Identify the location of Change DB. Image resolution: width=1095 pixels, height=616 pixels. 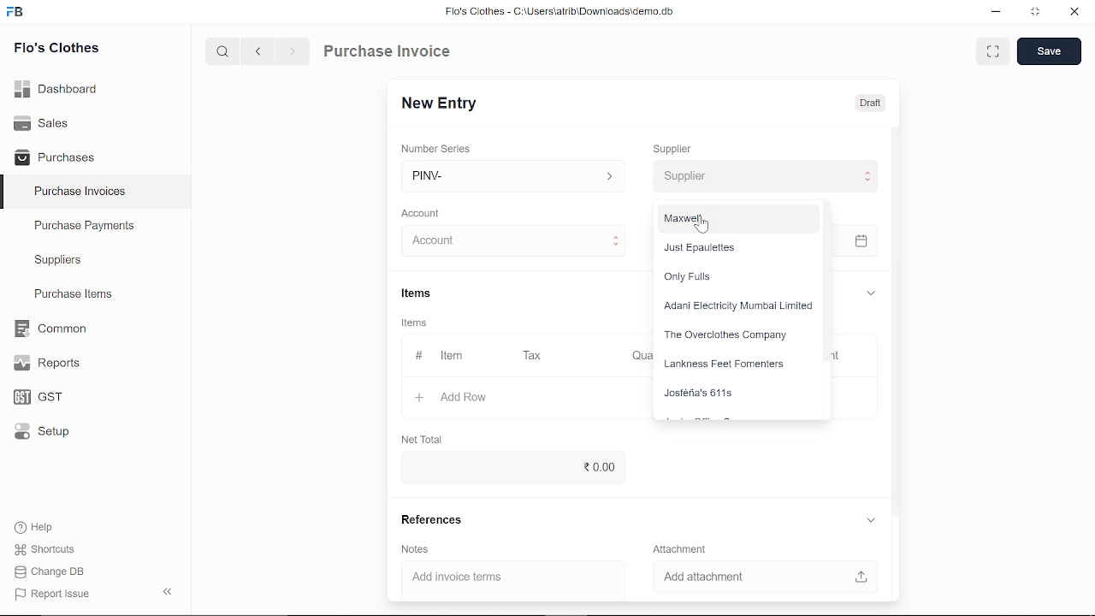
(50, 573).